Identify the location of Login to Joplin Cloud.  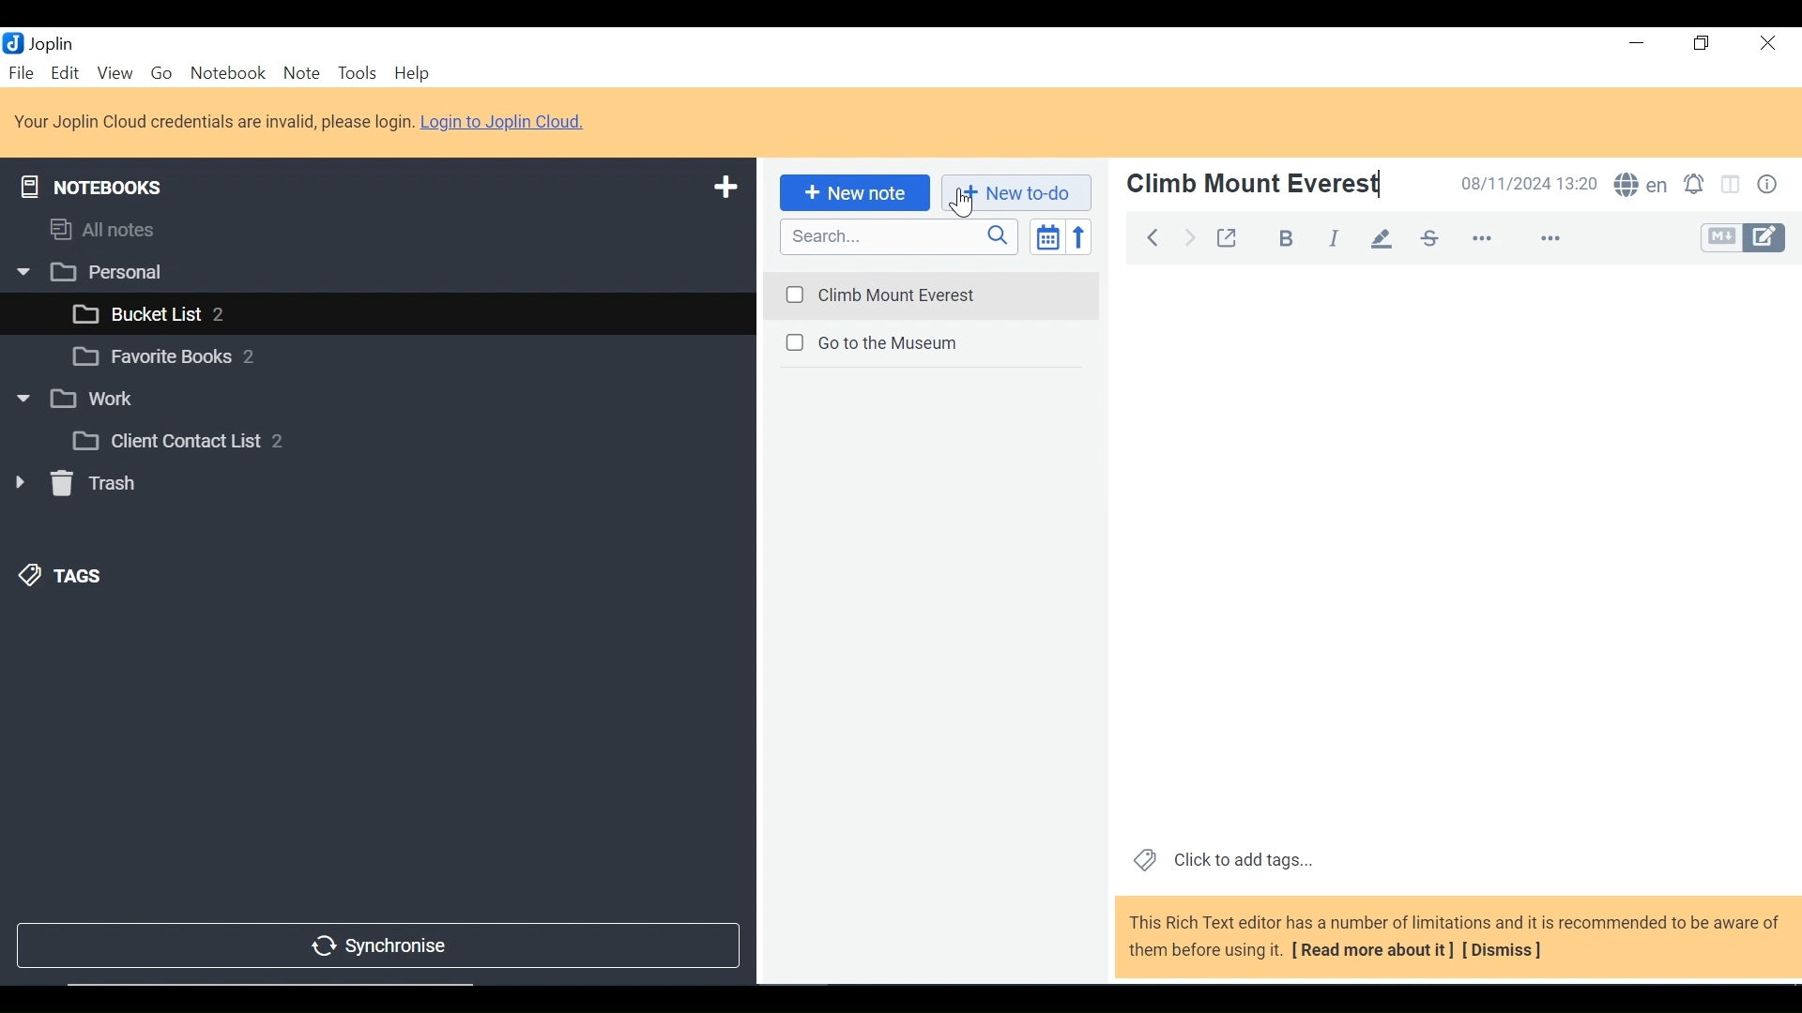
(301, 122).